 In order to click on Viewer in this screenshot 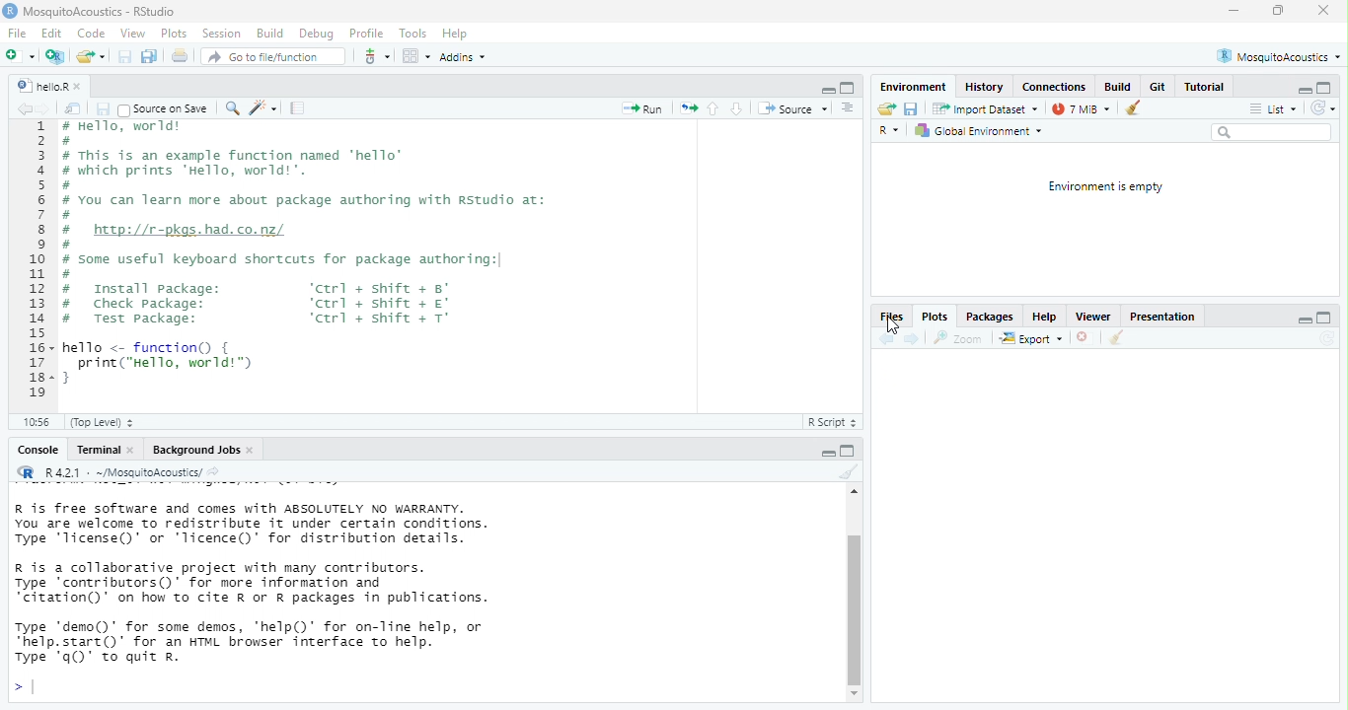, I will do `click(1092, 315)`.